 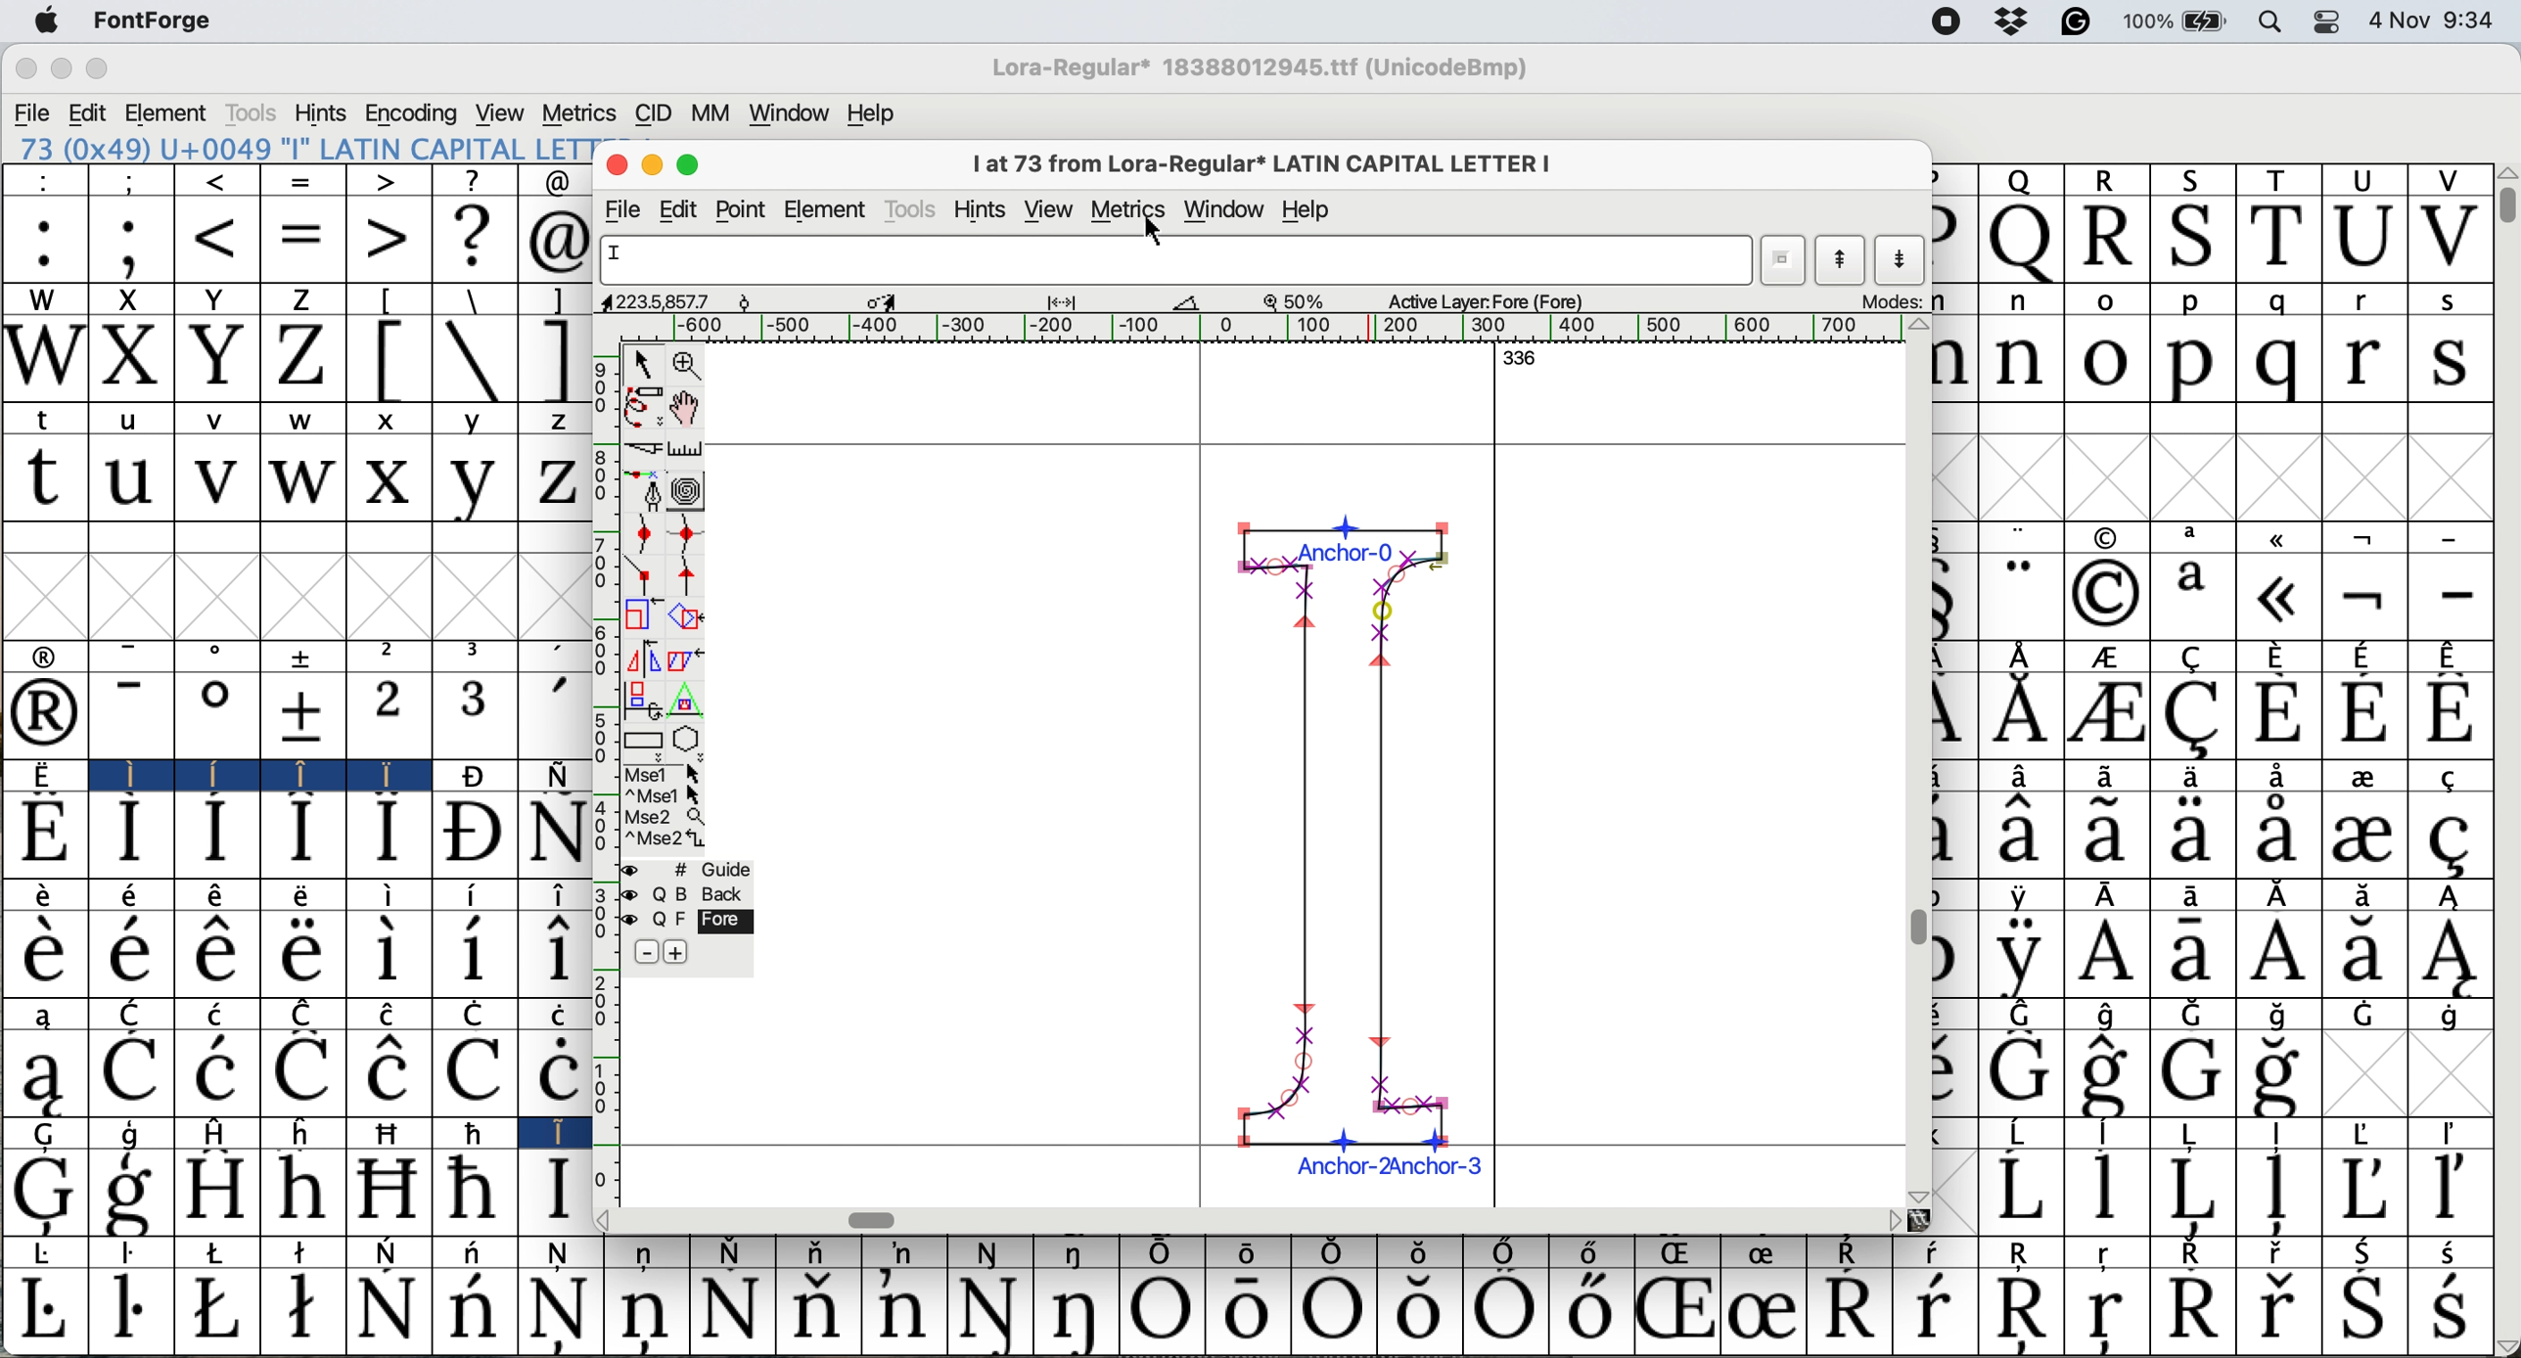 I want to click on change whether spiro is active or not, so click(x=689, y=490).